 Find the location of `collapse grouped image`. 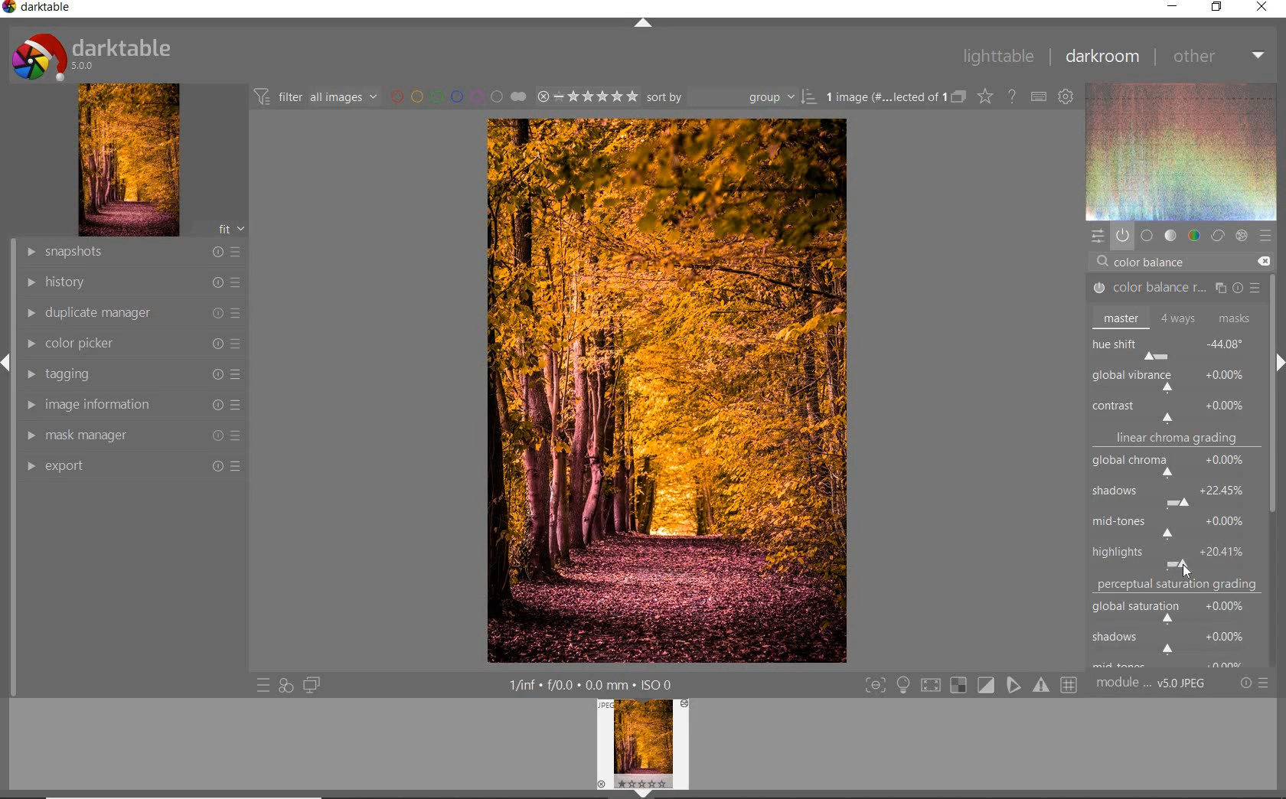

collapse grouped image is located at coordinates (958, 97).